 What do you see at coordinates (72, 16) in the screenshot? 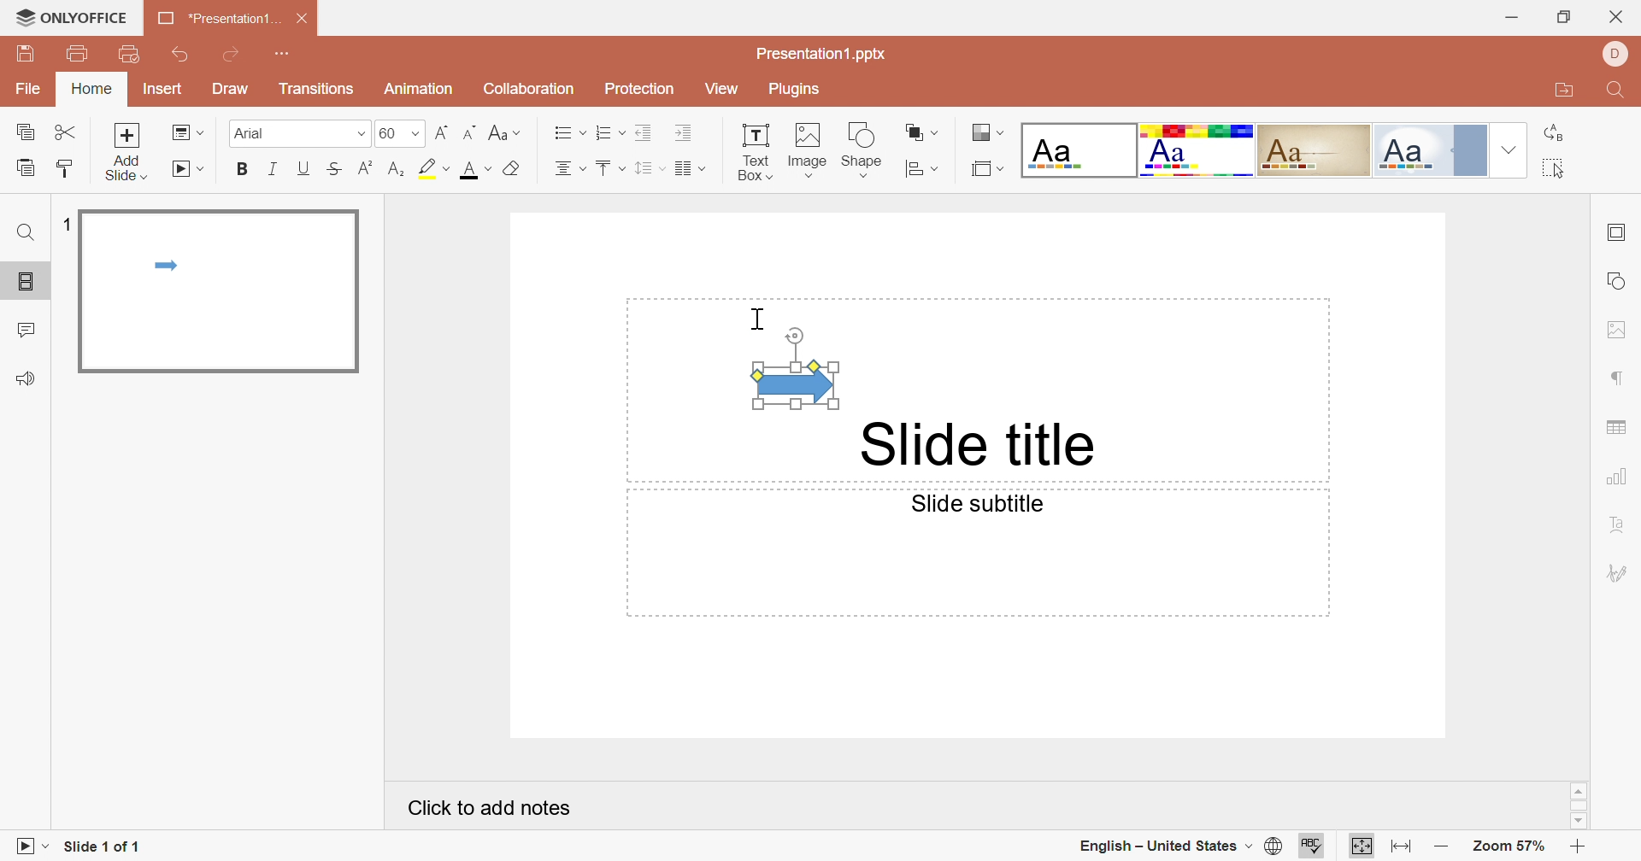
I see `ONLYOFFICE` at bounding box center [72, 16].